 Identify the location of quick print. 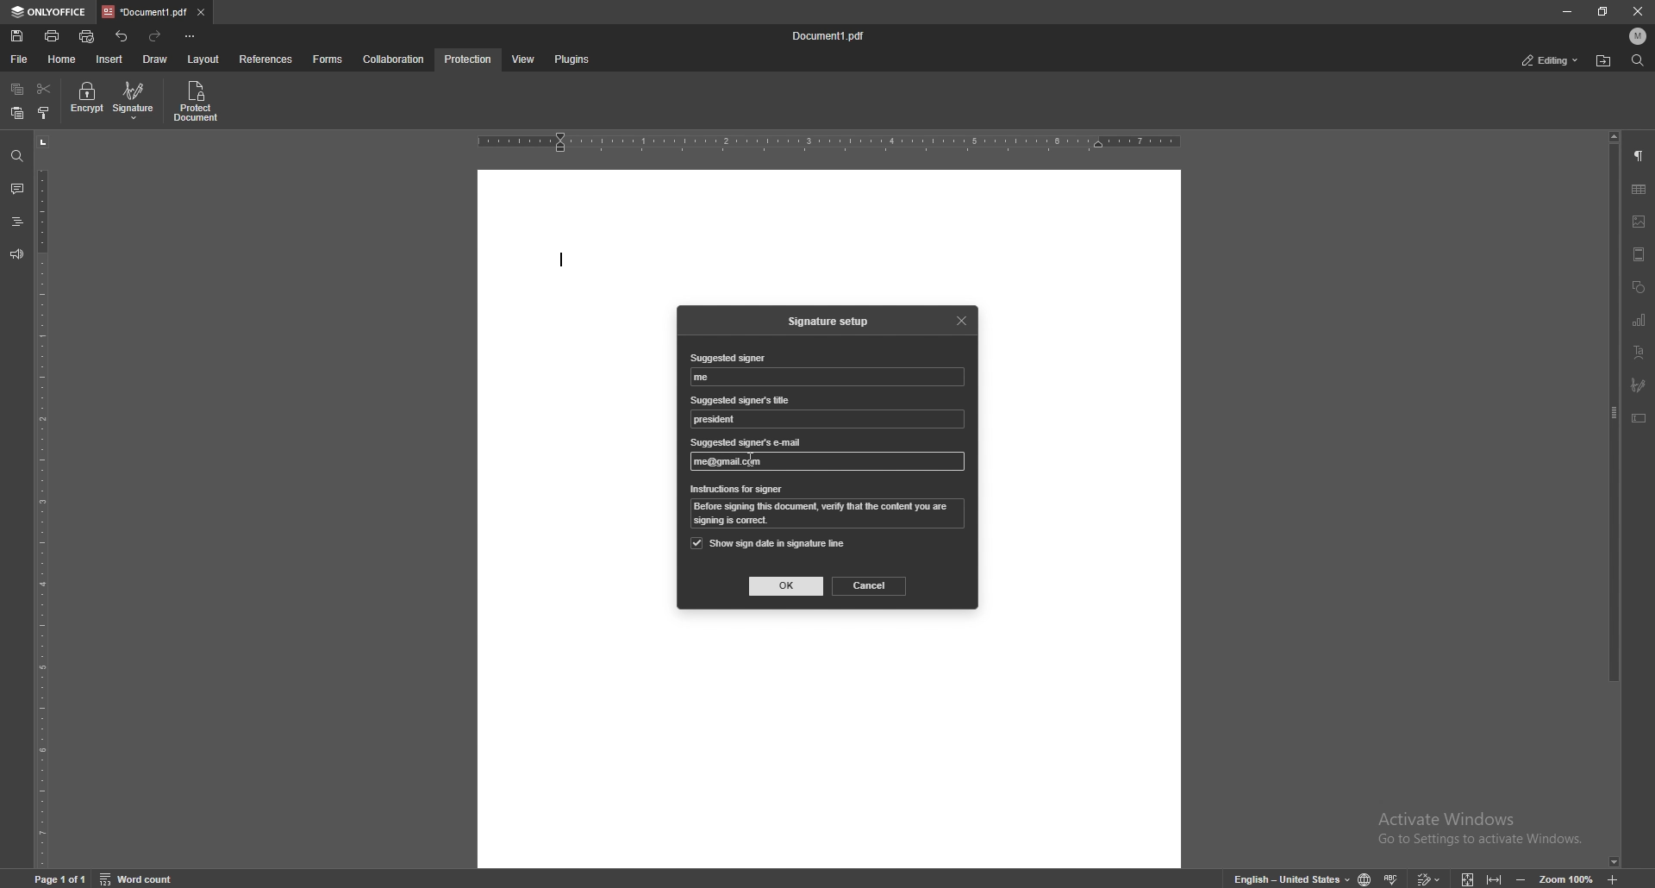
(88, 38).